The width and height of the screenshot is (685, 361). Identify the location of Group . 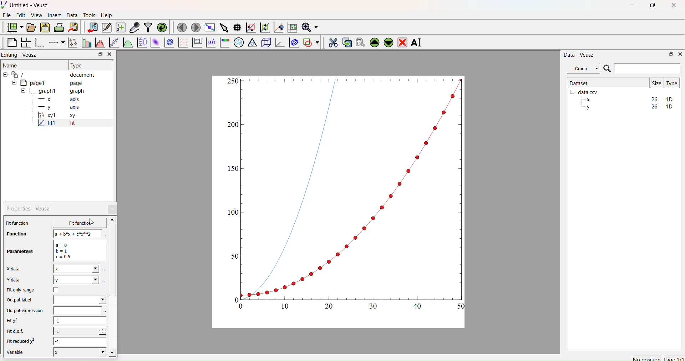
(583, 68).